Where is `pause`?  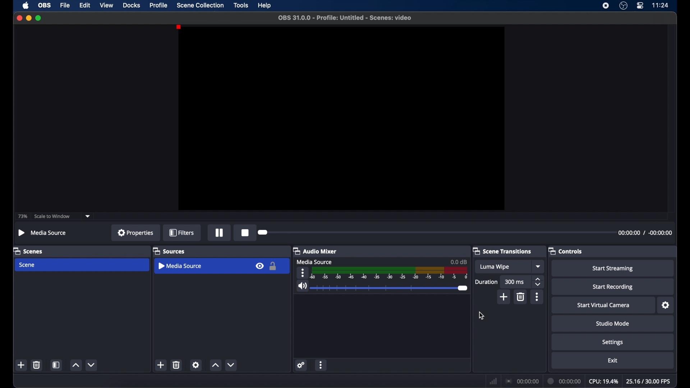
pause is located at coordinates (220, 233).